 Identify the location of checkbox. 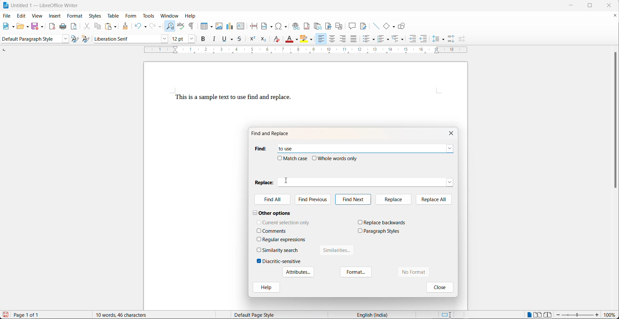
(259, 250).